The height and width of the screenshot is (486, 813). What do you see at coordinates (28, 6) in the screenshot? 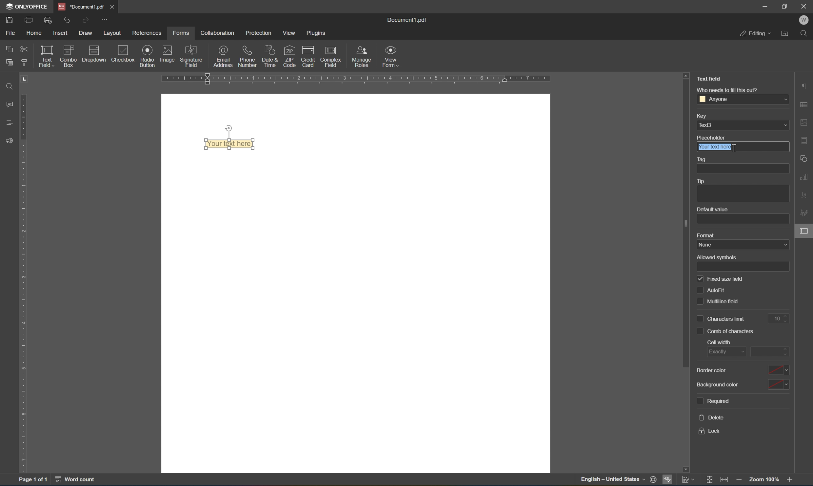
I see `onlyoffice` at bounding box center [28, 6].